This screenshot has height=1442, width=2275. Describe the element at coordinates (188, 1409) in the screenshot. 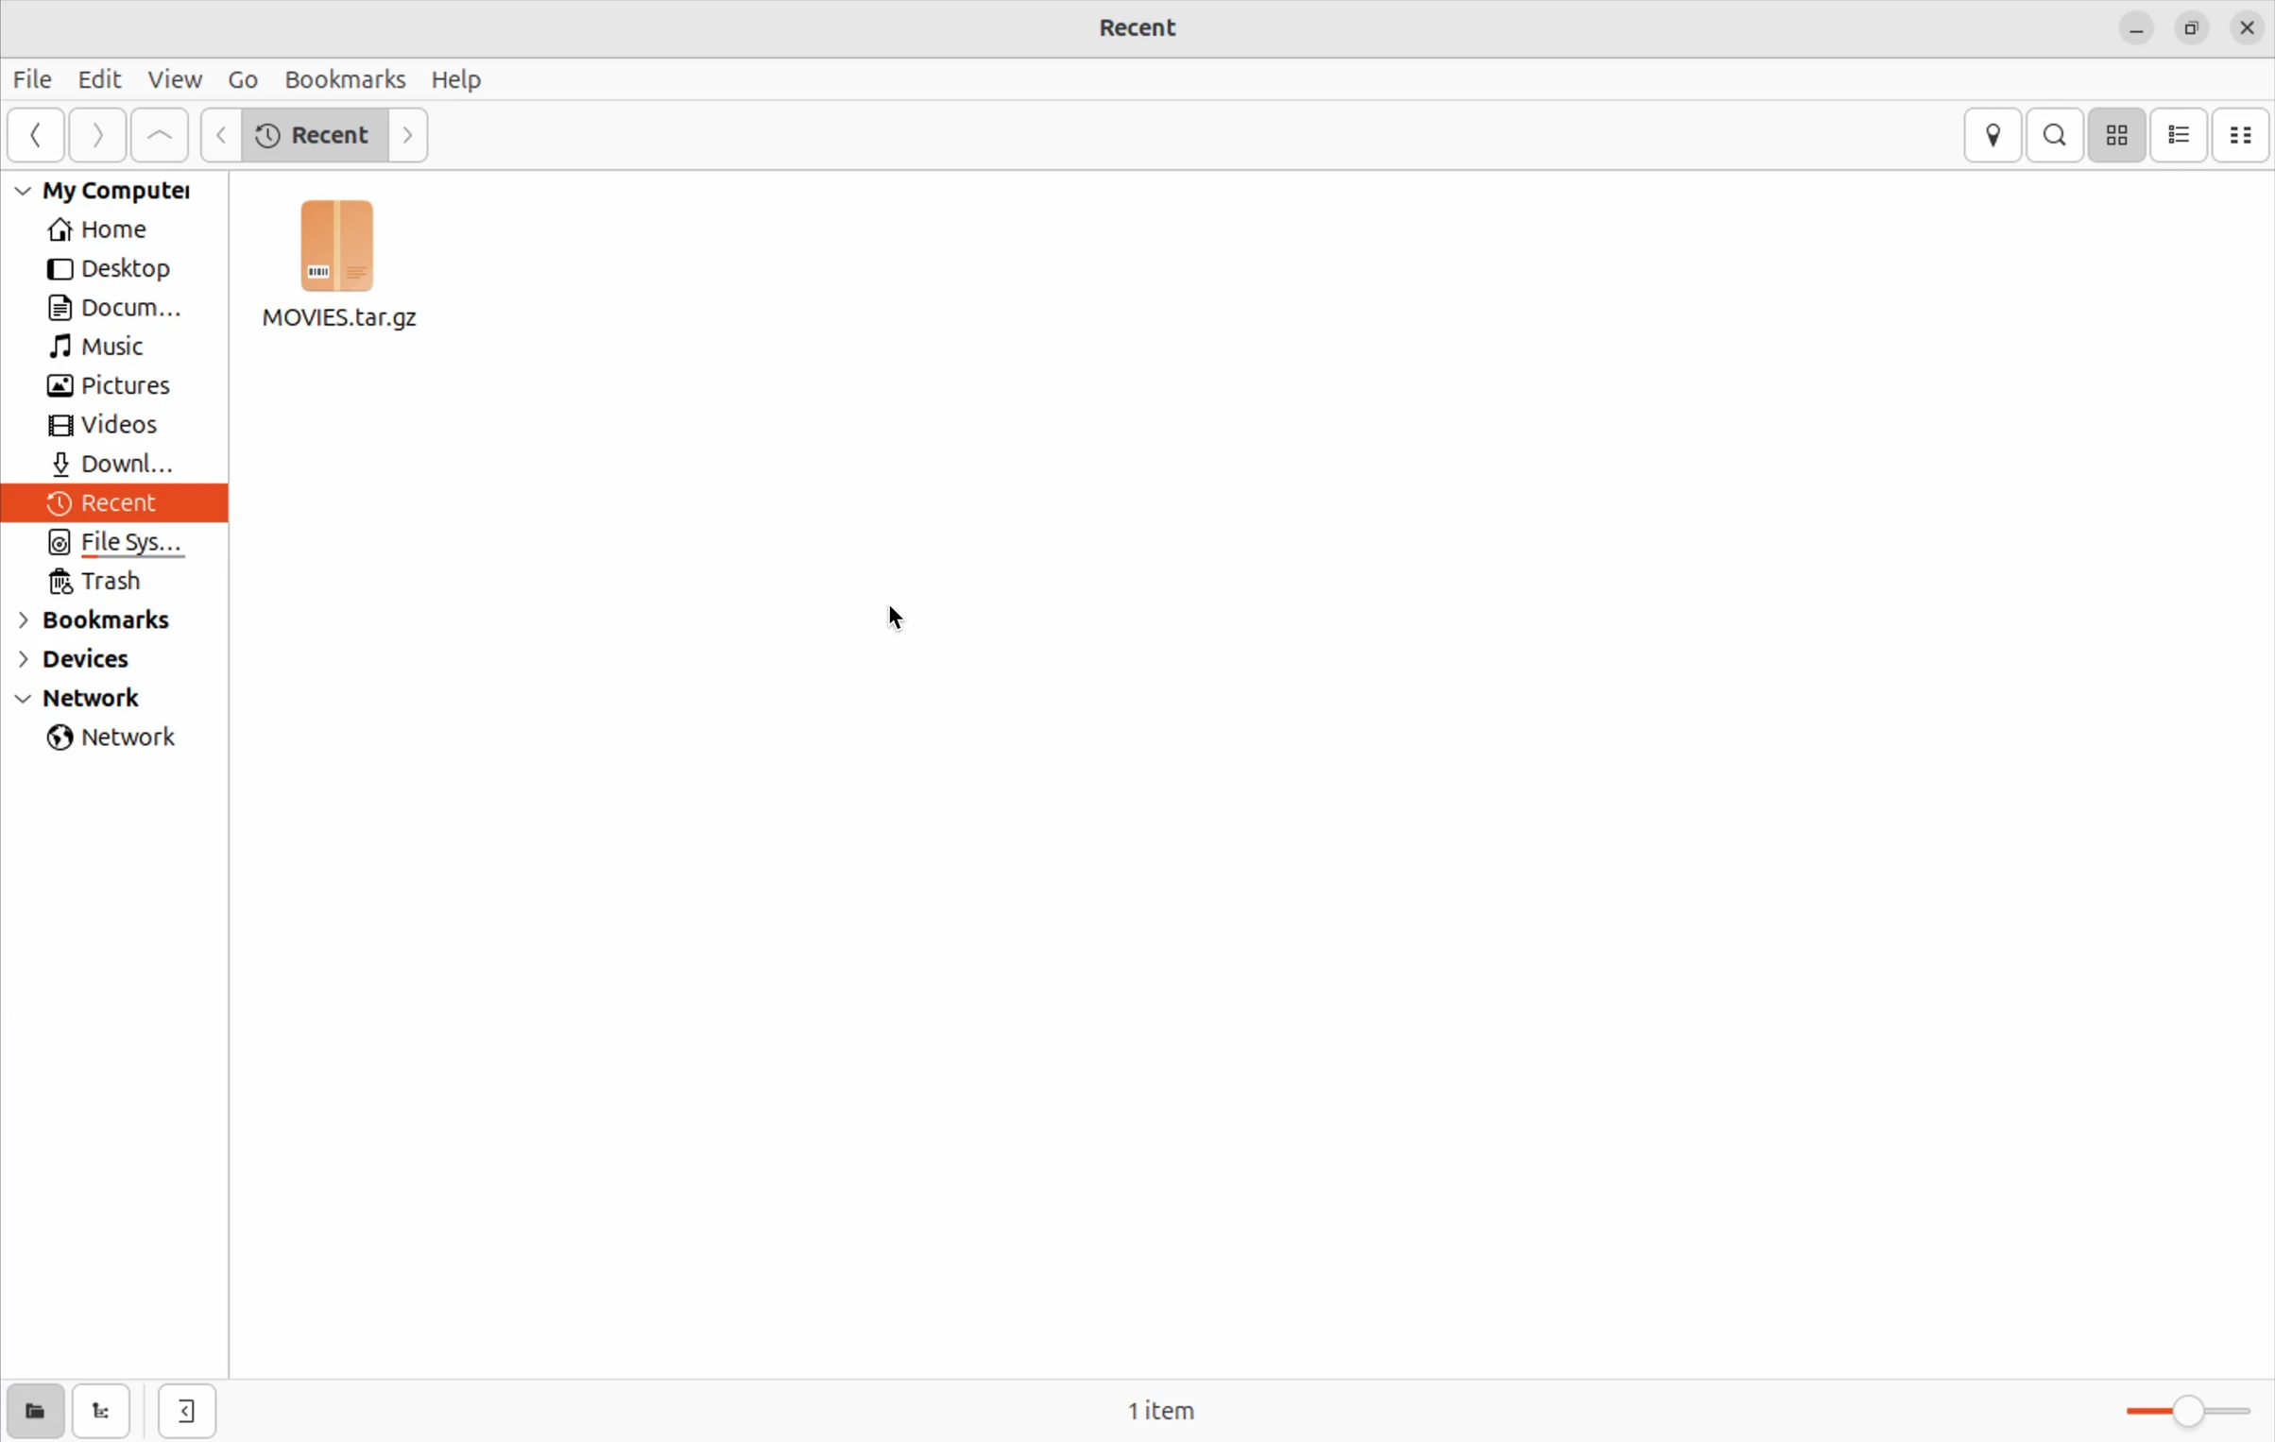

I see `close side bar` at that location.